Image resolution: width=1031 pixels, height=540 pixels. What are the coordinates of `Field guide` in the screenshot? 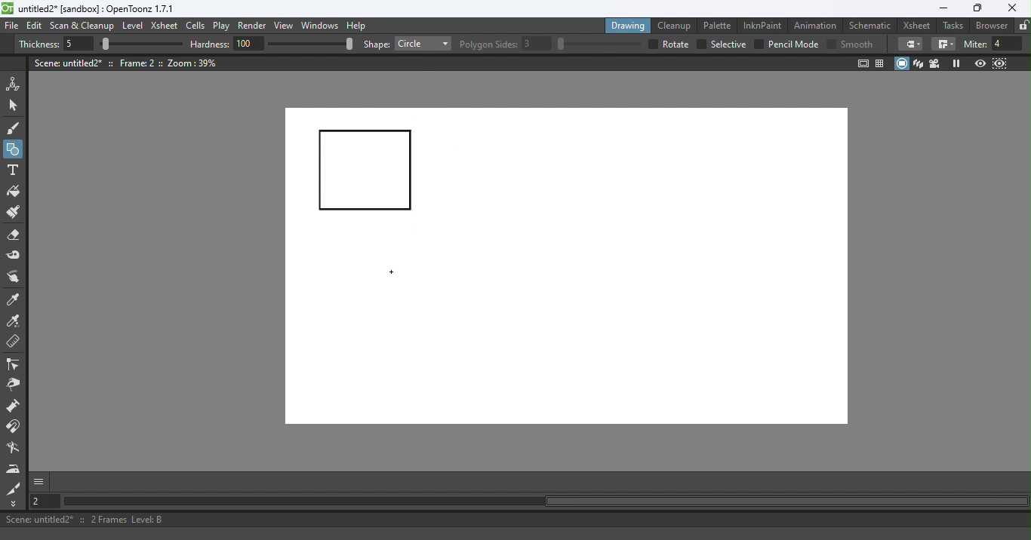 It's located at (882, 63).